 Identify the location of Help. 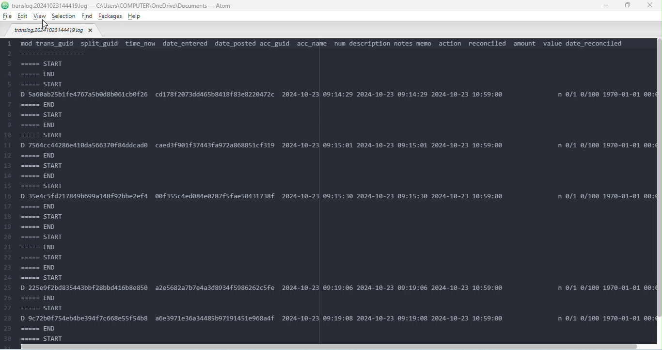
(134, 16).